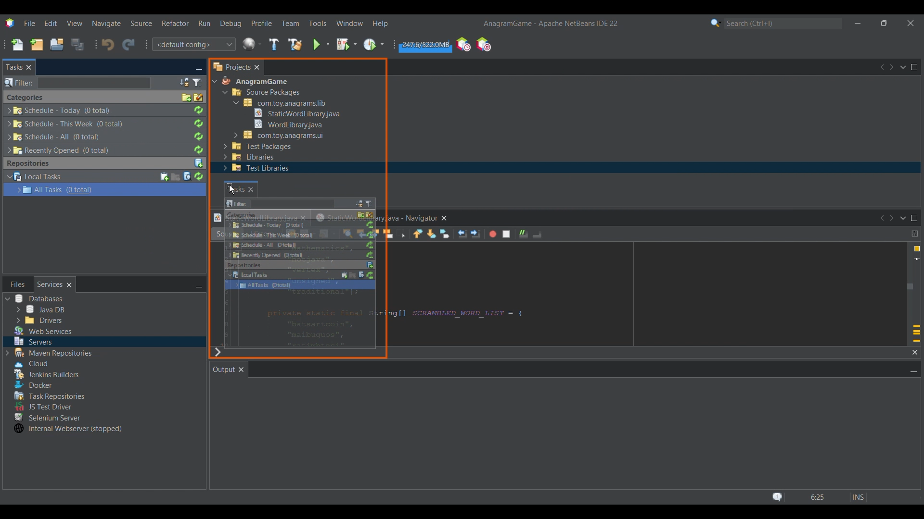 This screenshot has width=924, height=519. What do you see at coordinates (230, 188) in the screenshot?
I see `cursor` at bounding box center [230, 188].